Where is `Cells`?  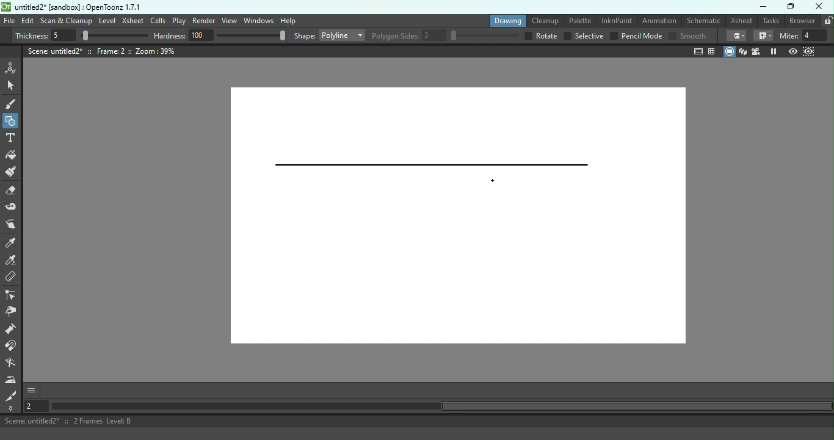 Cells is located at coordinates (158, 20).